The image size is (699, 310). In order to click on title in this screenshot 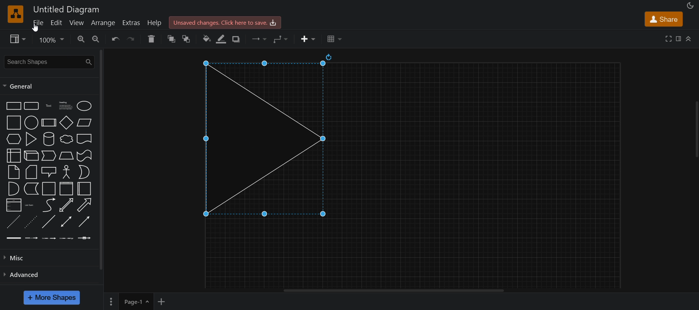, I will do `click(66, 9)`.